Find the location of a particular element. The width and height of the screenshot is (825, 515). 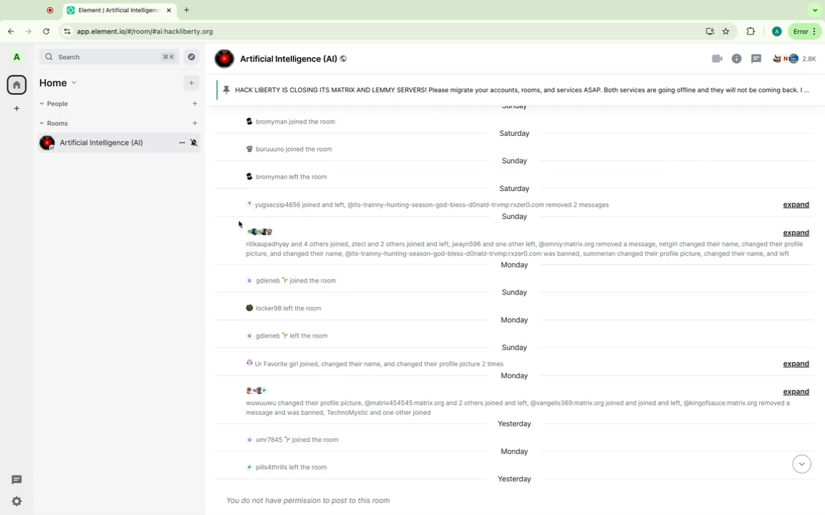

Video is located at coordinates (715, 59).